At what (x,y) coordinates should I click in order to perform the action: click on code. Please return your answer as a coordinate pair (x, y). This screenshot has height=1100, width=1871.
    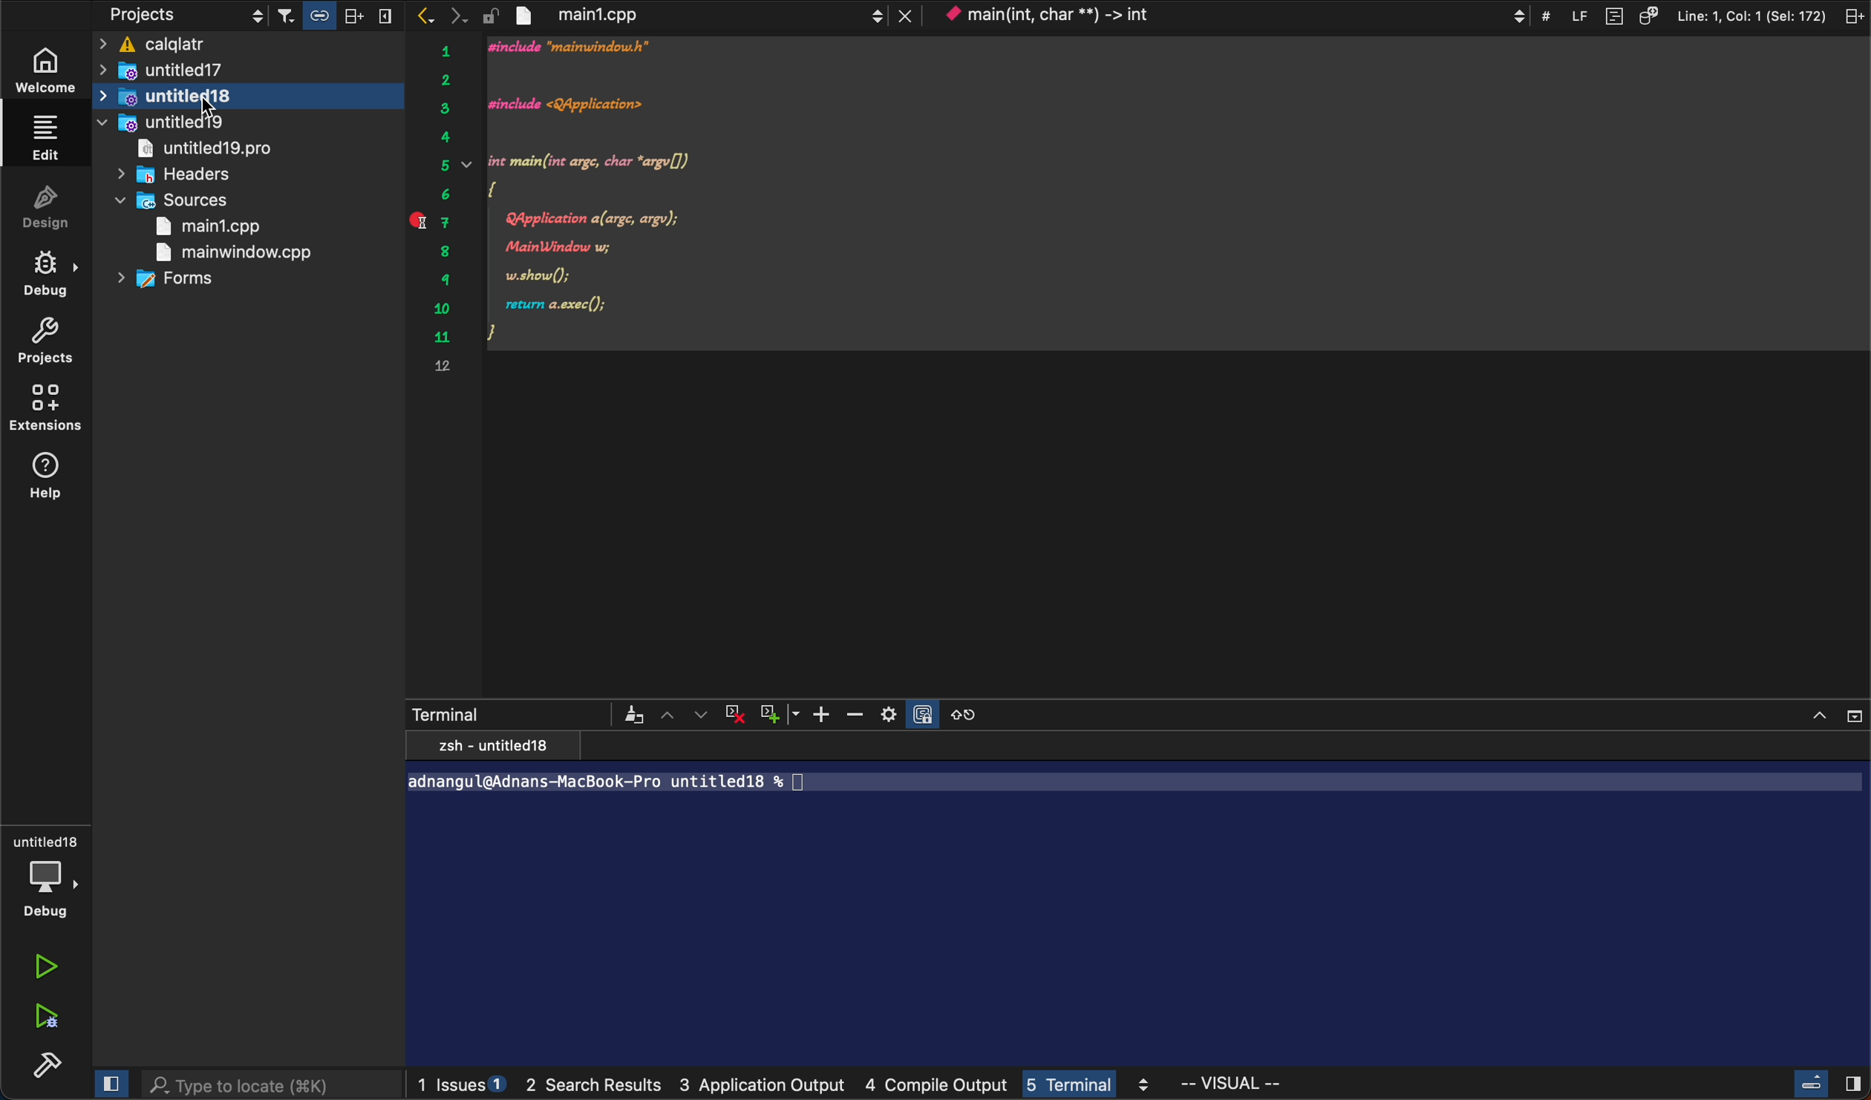
    Looking at the image, I should click on (1175, 194).